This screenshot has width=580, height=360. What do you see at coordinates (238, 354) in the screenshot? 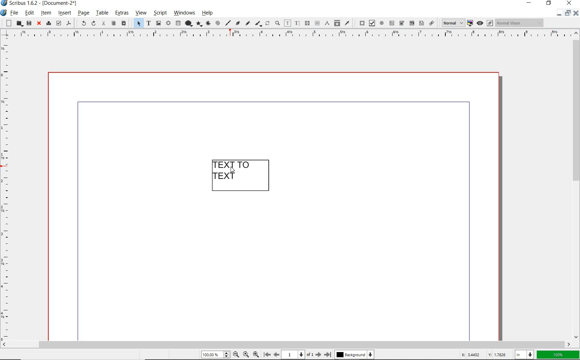
I see `zoom out` at bounding box center [238, 354].